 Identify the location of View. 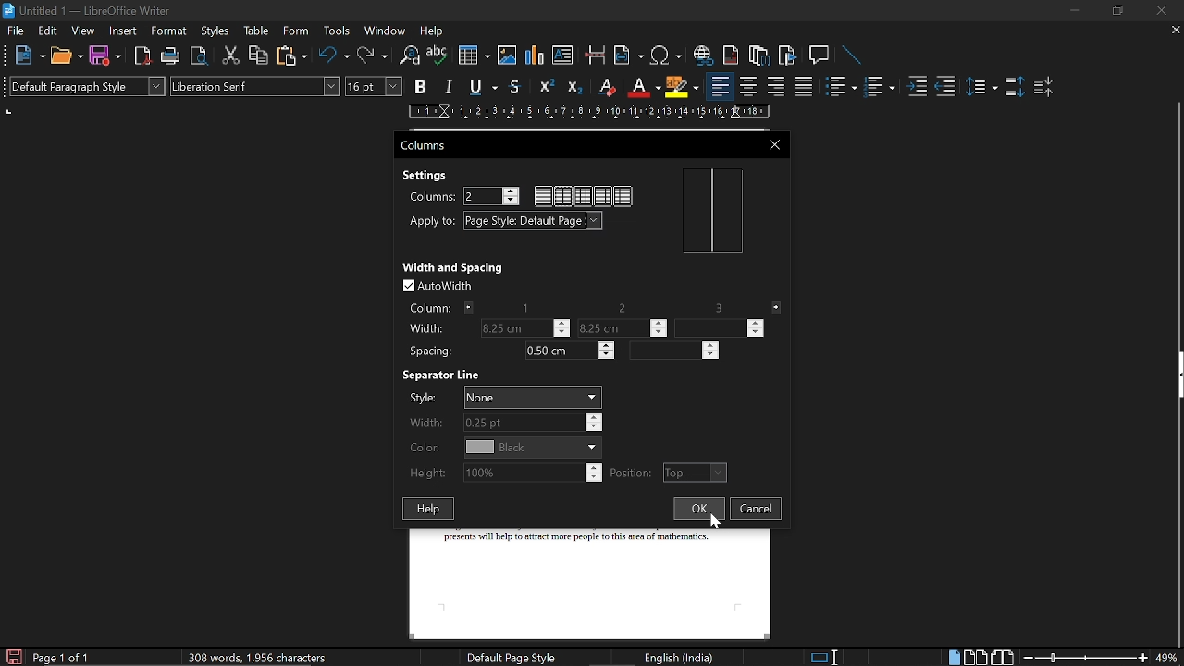
(81, 31).